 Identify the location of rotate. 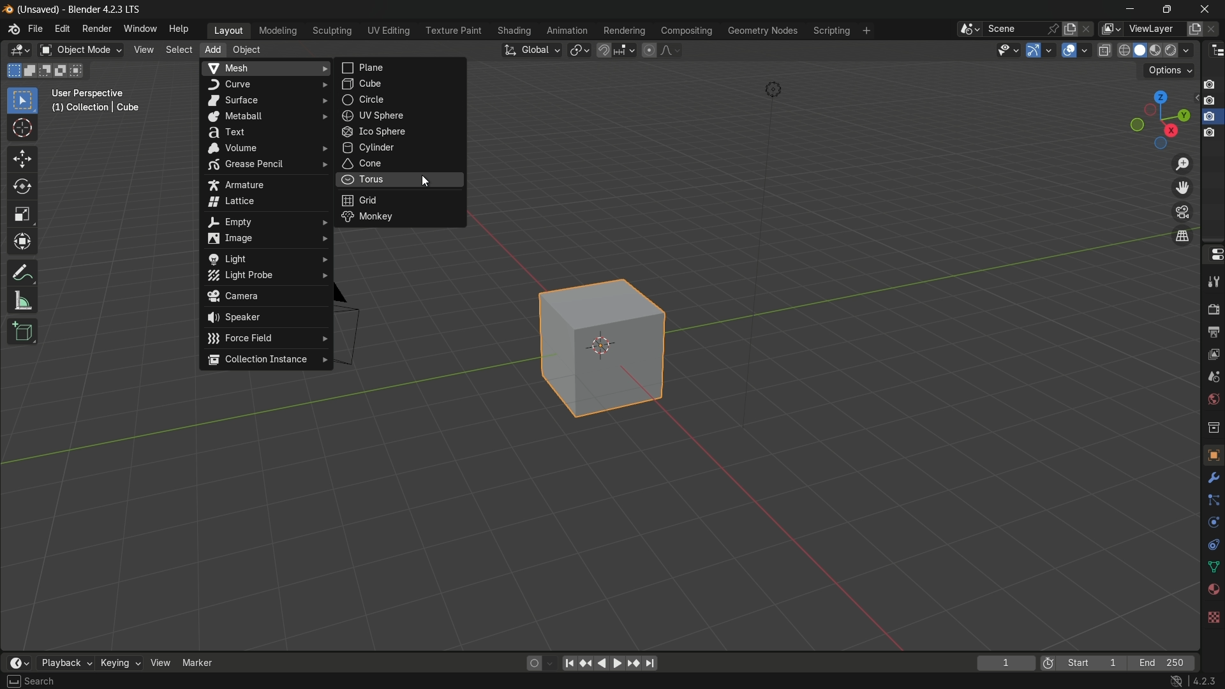
(22, 188).